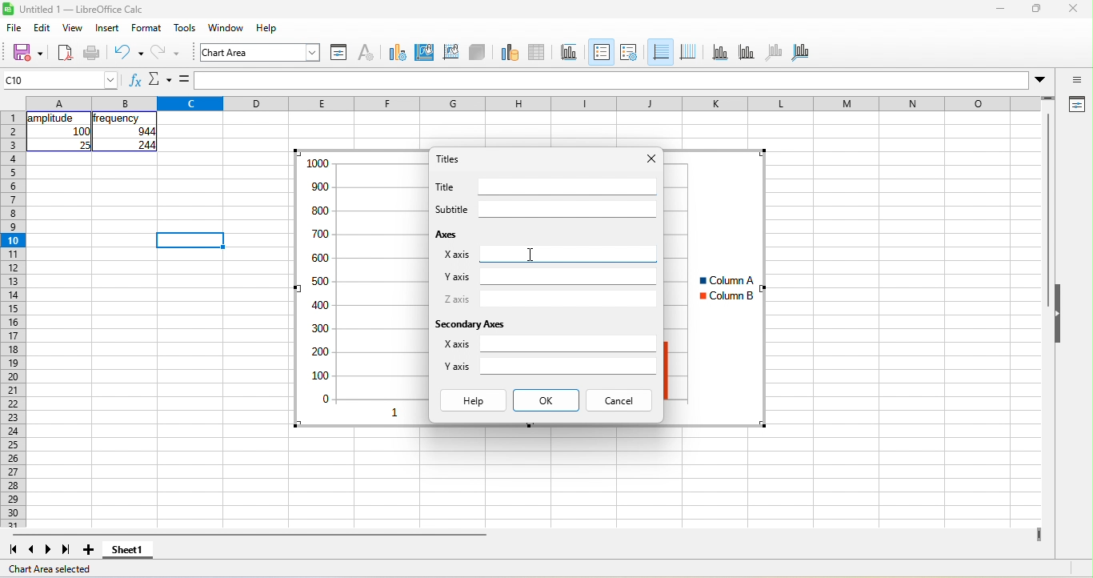  I want to click on help, so click(267, 27).